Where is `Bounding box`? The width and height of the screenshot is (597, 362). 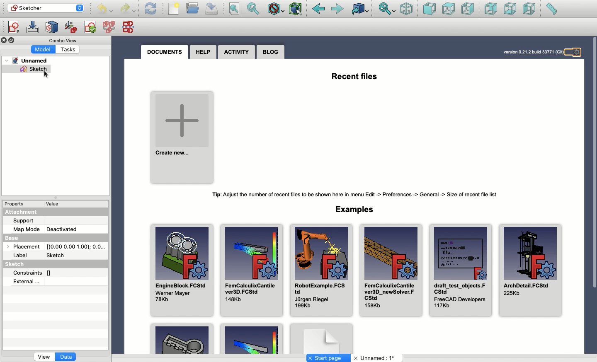
Bounding box is located at coordinates (296, 10).